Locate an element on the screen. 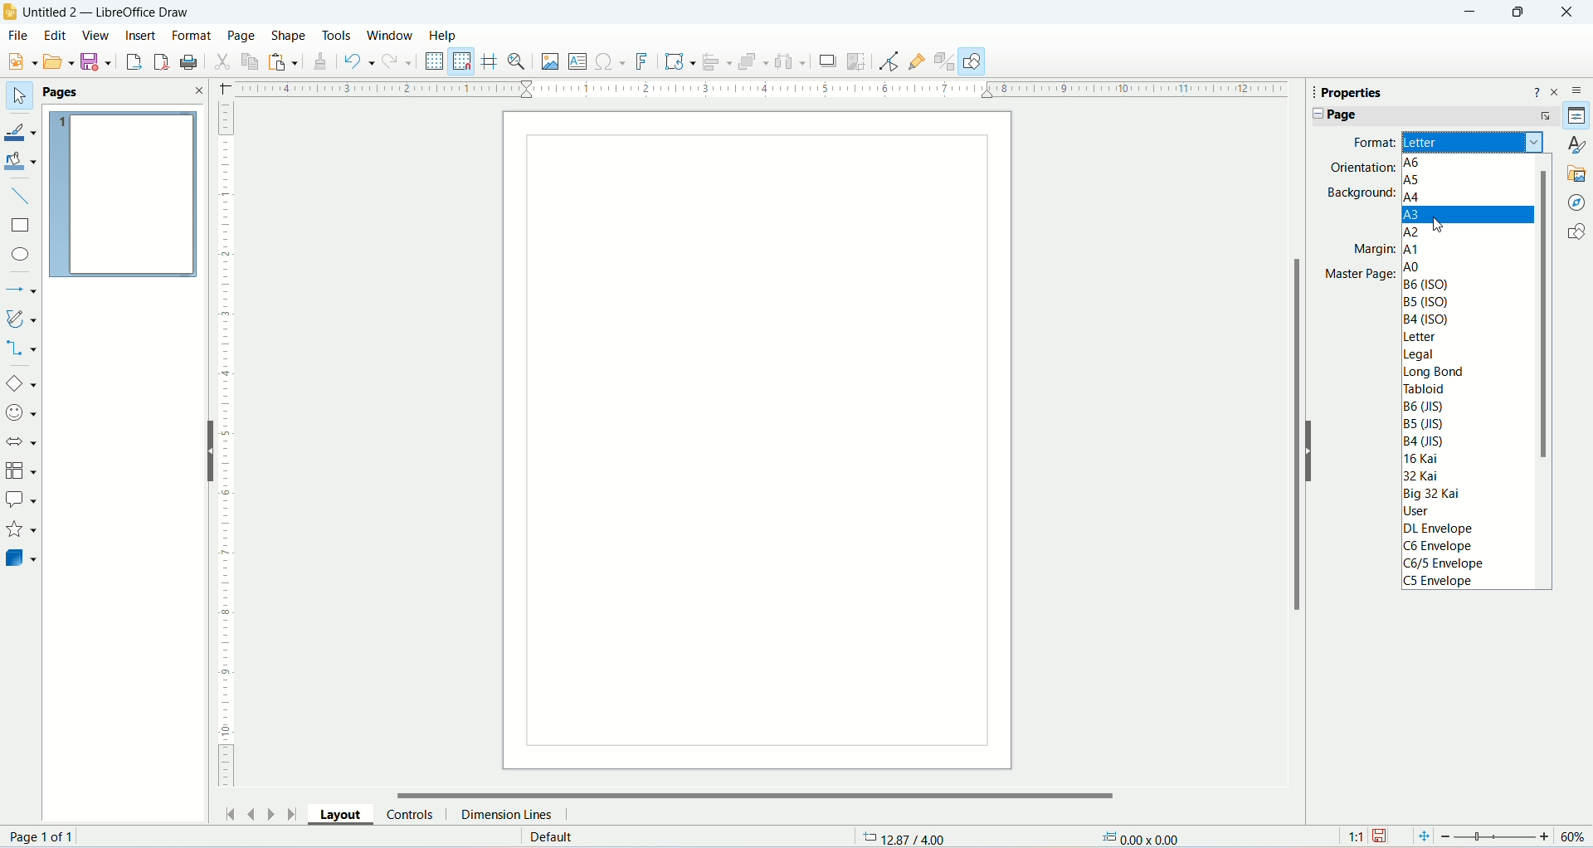 This screenshot has height=848, width=1593. insert is located at coordinates (143, 34).